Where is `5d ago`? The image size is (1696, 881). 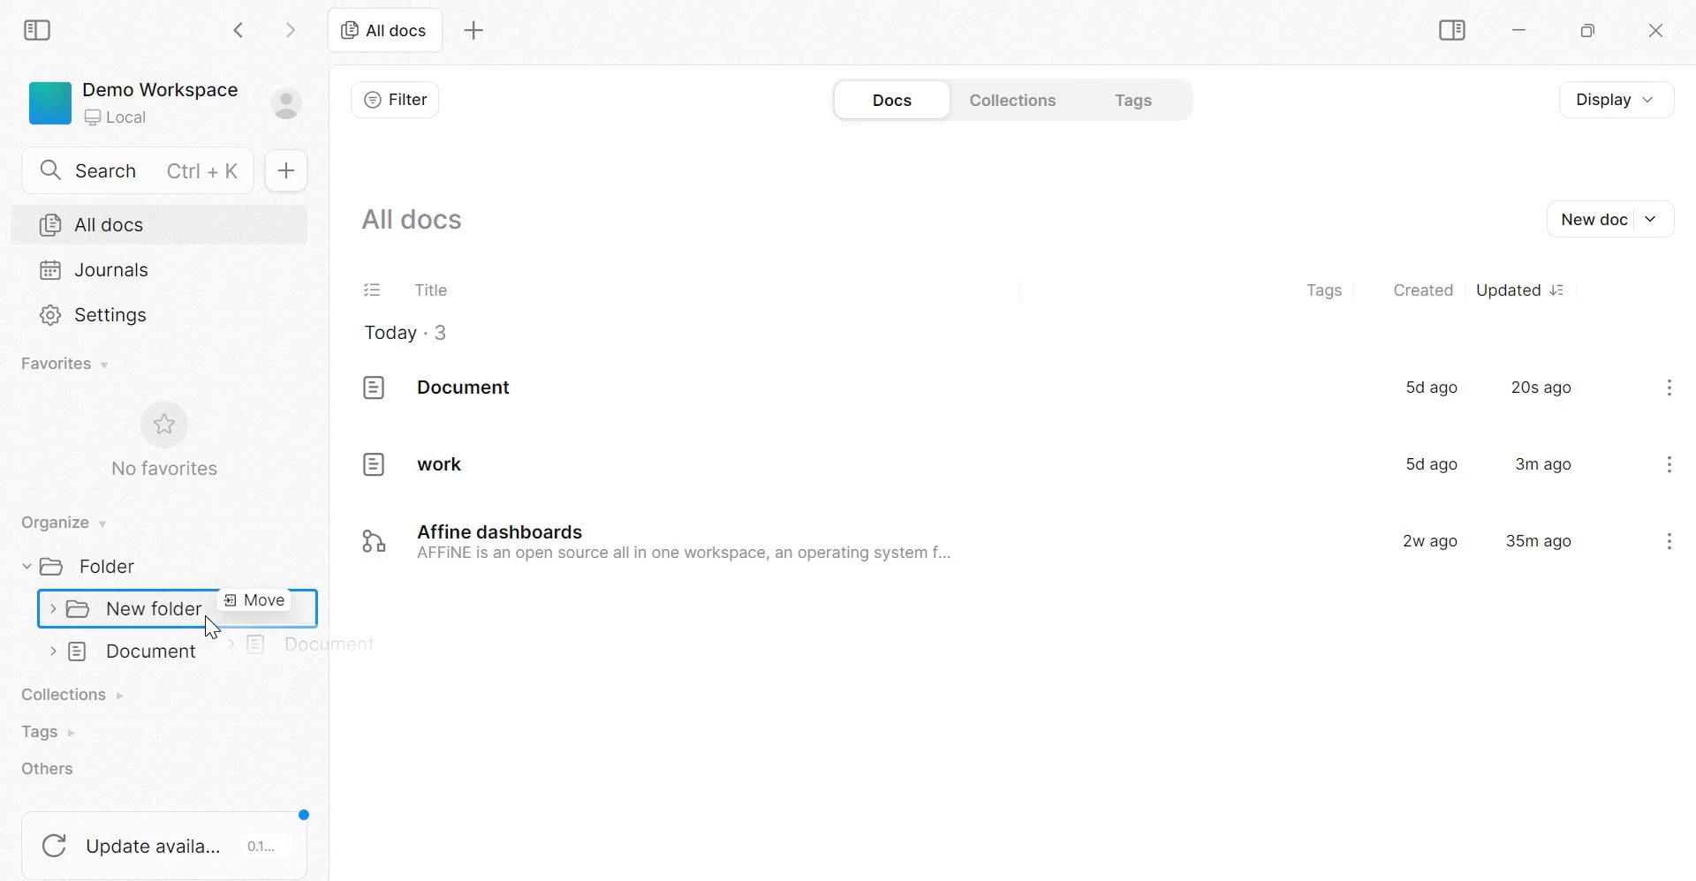 5d ago is located at coordinates (1432, 386).